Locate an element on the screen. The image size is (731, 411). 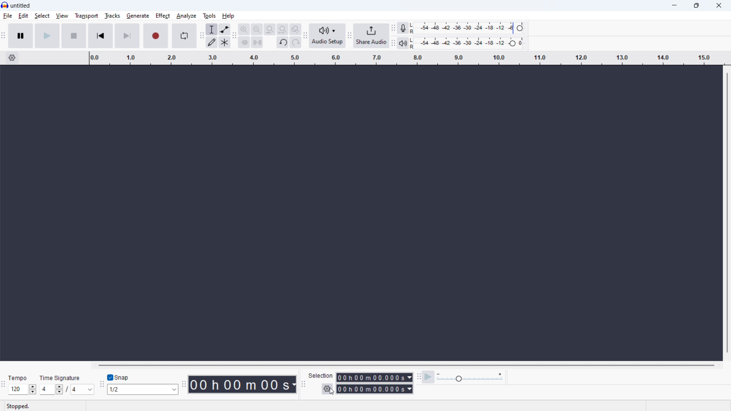
recording meter is located at coordinates (403, 28).